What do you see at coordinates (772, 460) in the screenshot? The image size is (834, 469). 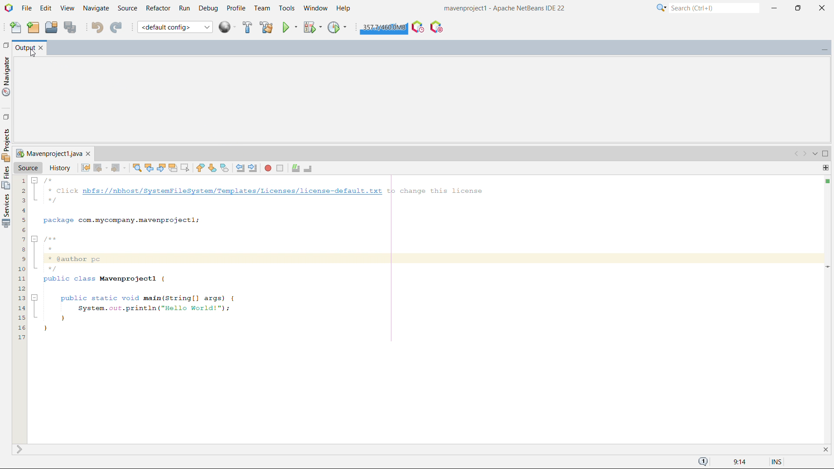 I see `INS` at bounding box center [772, 460].